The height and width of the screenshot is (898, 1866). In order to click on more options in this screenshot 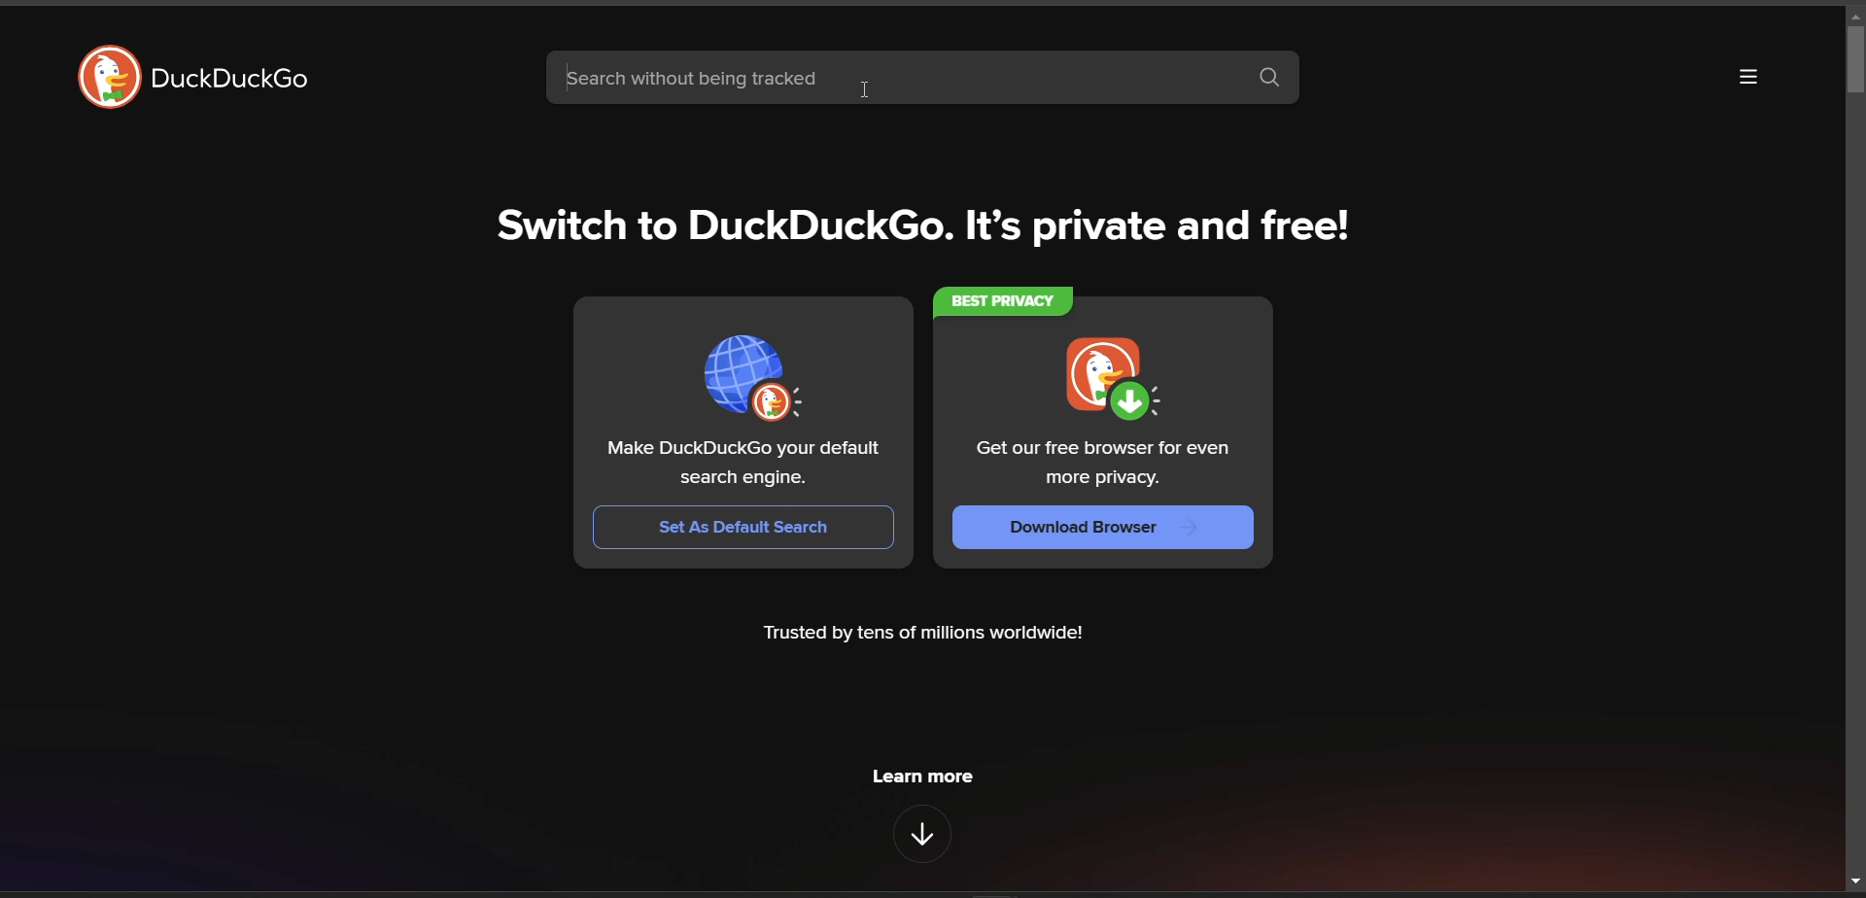, I will do `click(1749, 74)`.